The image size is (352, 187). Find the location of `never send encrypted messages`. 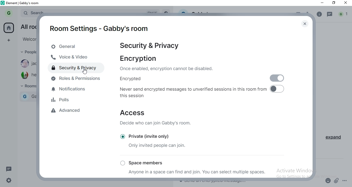

never send encrypted messages is located at coordinates (193, 93).